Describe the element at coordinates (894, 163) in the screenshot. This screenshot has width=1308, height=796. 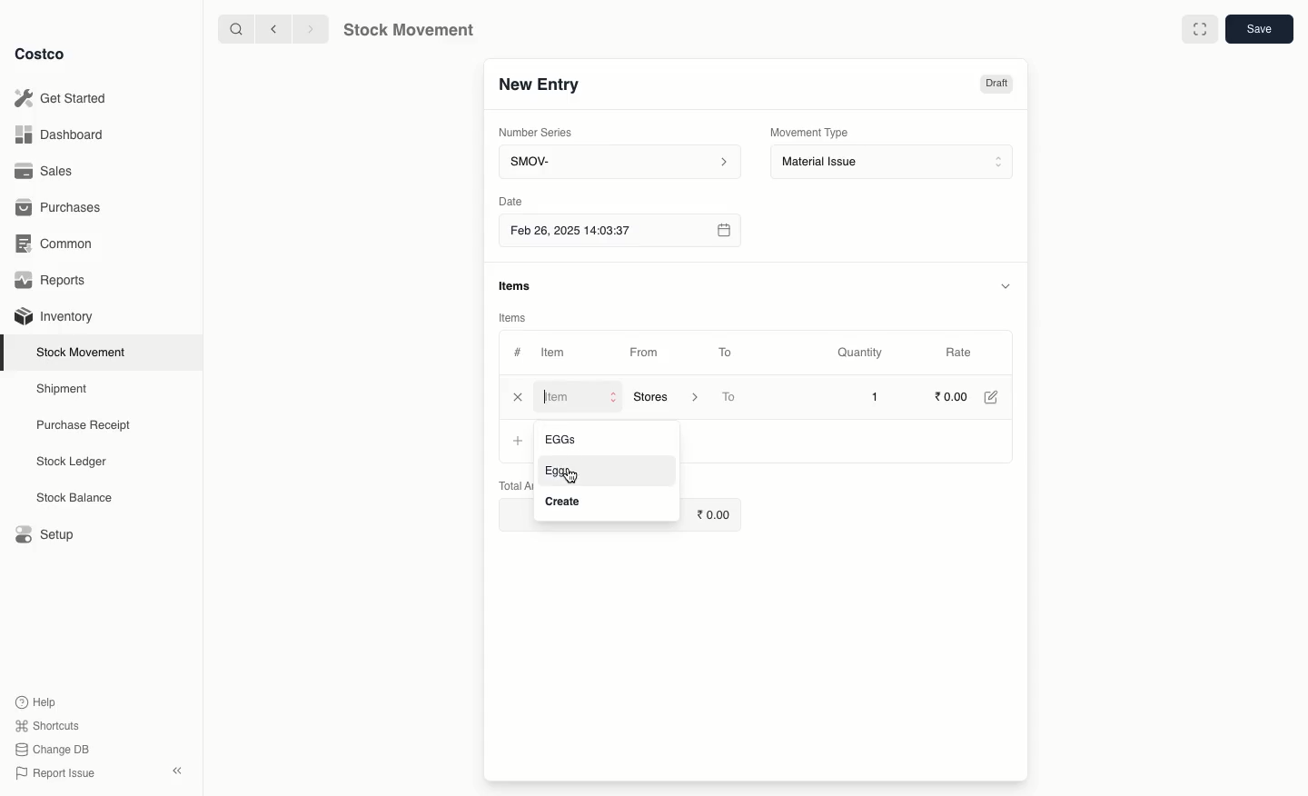
I see `Material Issue` at that location.